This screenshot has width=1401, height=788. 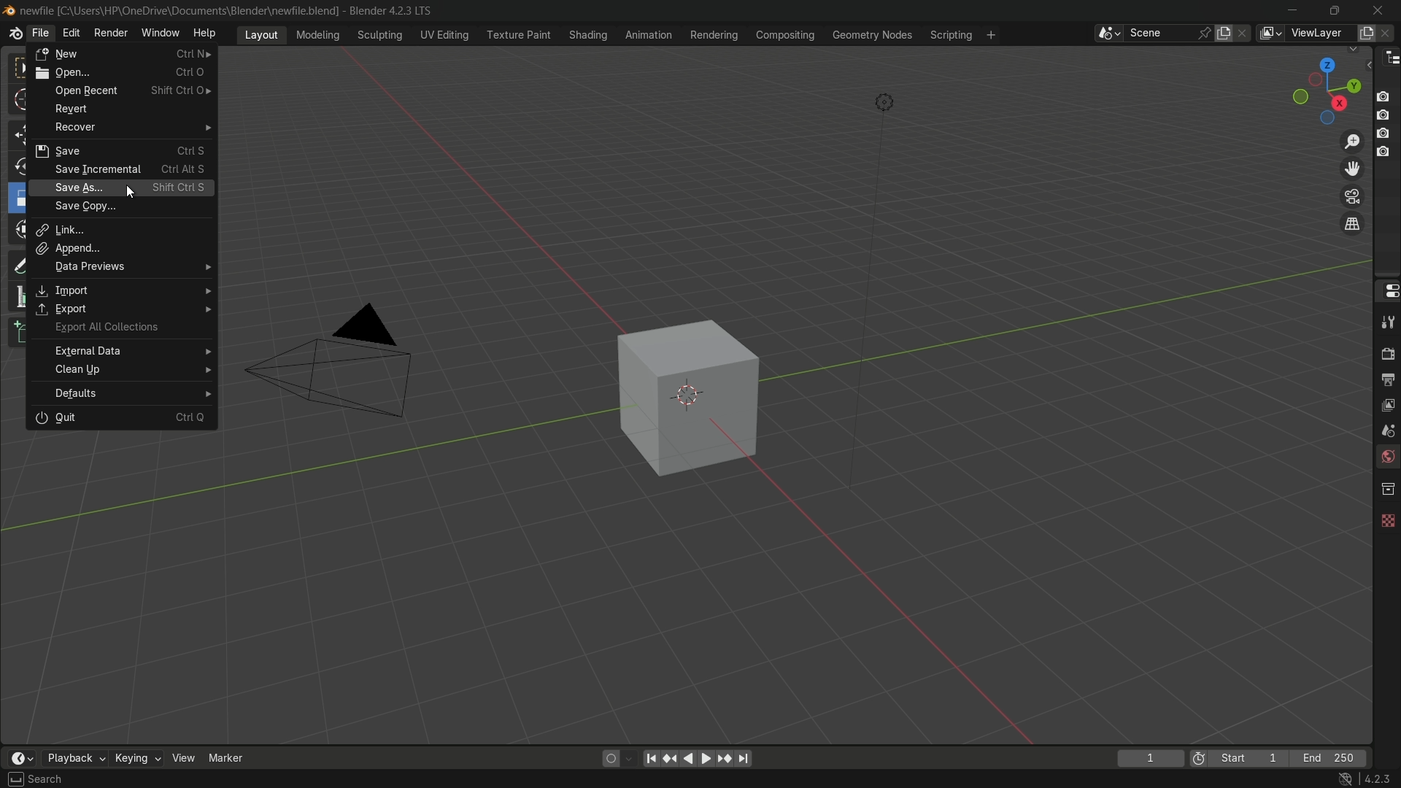 What do you see at coordinates (649, 34) in the screenshot?
I see `animation menu` at bounding box center [649, 34].